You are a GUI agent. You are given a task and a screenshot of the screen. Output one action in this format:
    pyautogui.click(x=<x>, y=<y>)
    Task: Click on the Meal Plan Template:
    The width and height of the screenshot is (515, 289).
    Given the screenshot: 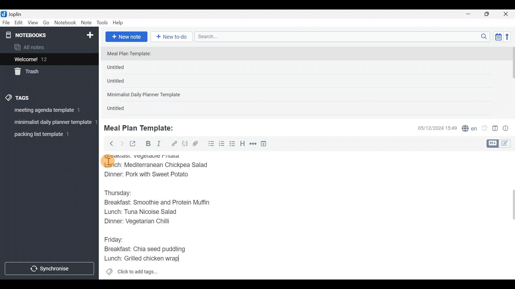 What is the action you would take?
    pyautogui.click(x=132, y=54)
    